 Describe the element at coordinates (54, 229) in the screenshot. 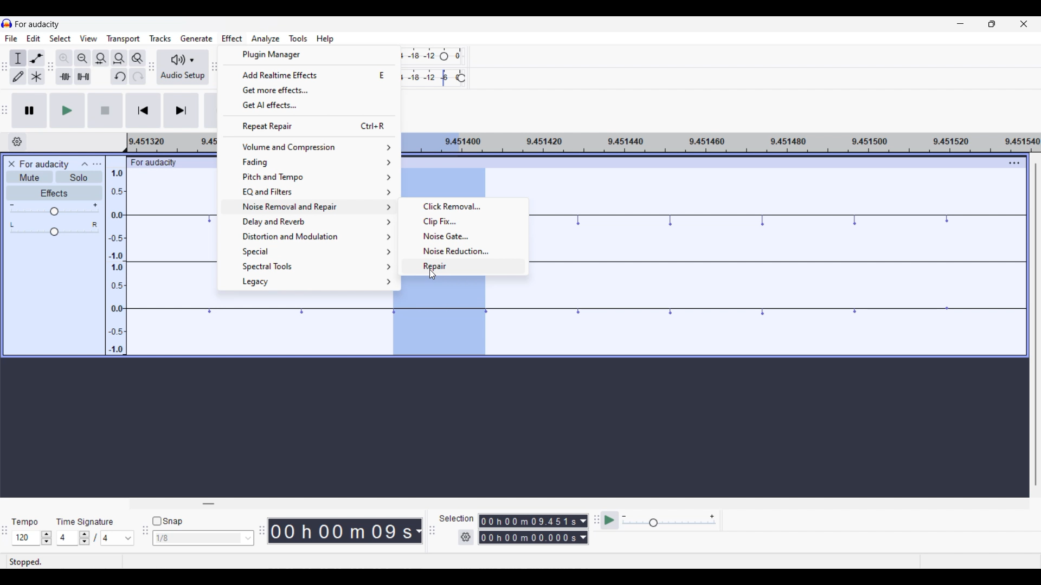

I see `Pan scale` at that location.